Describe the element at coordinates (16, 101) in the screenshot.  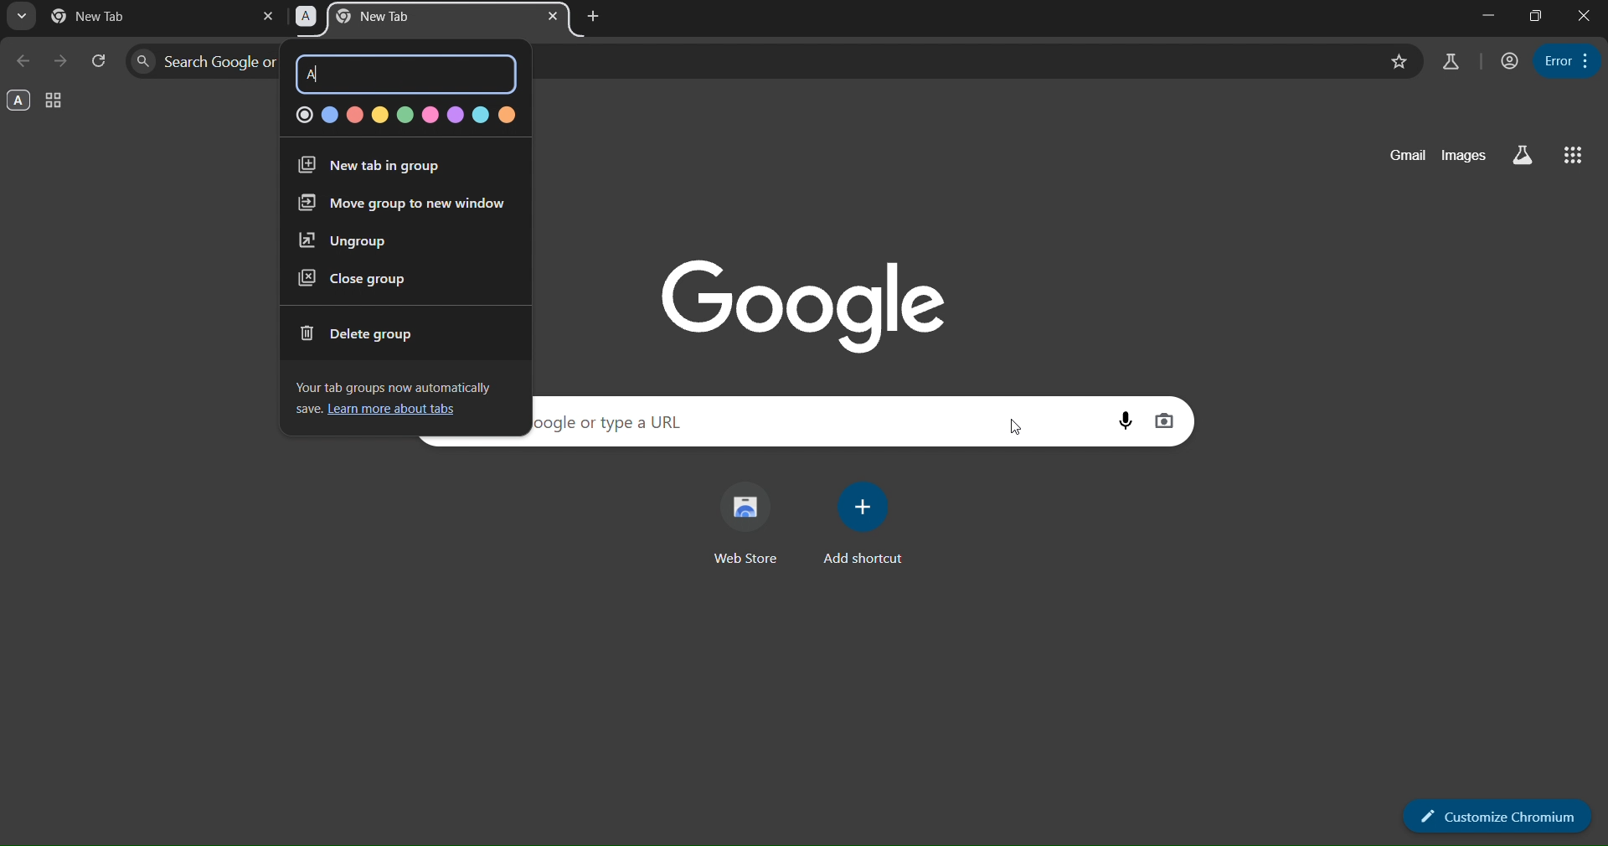
I see `A group - opened` at that location.